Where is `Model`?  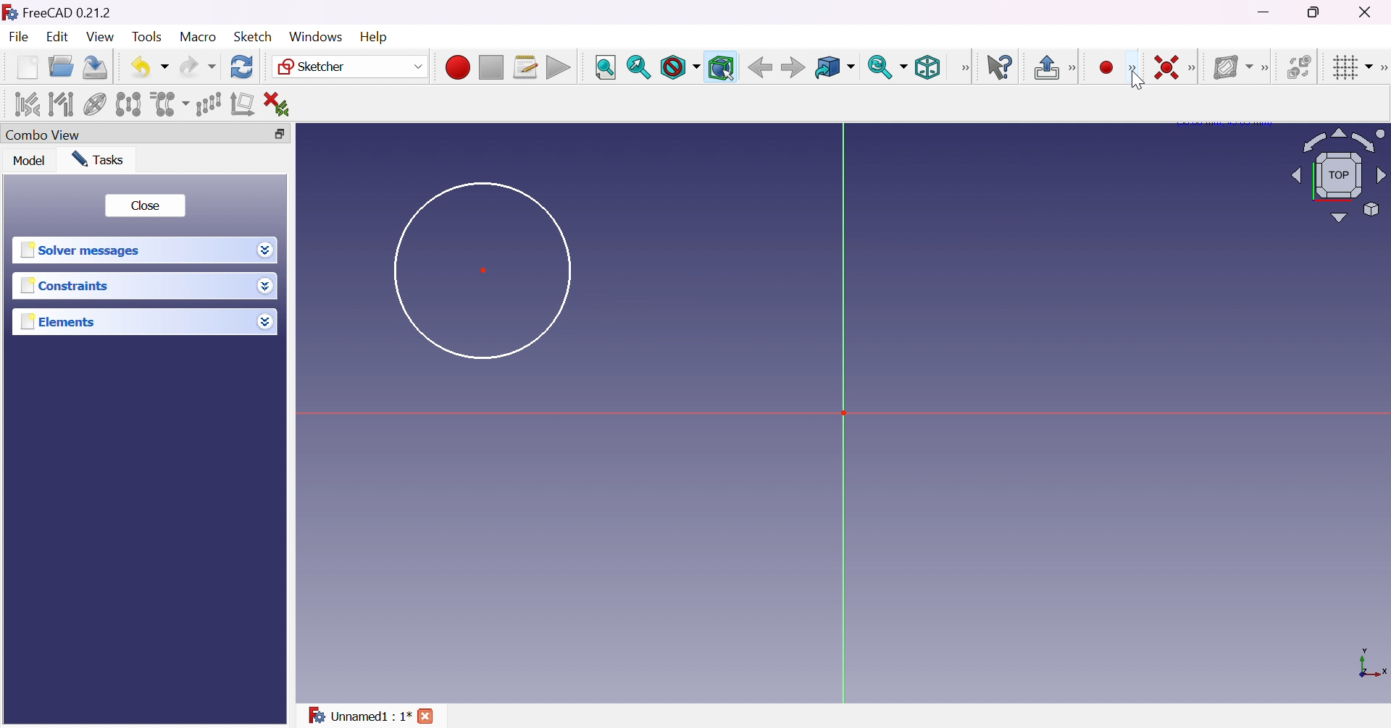 Model is located at coordinates (28, 161).